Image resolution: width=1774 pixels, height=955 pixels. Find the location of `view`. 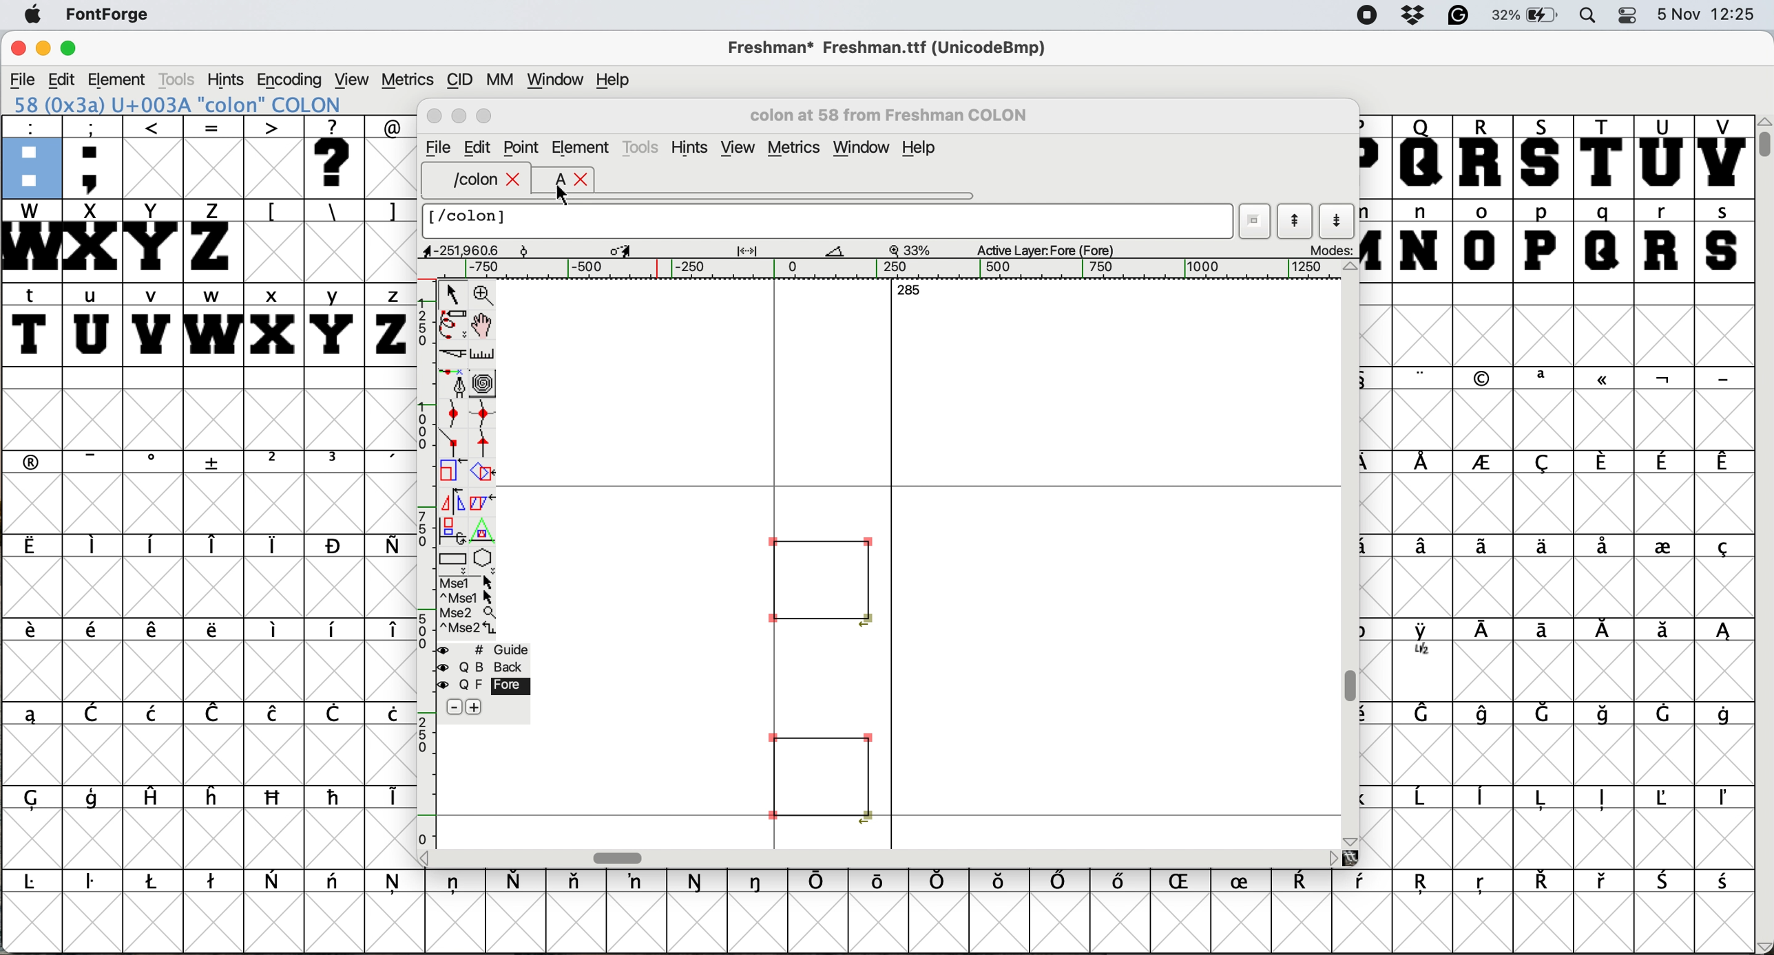

view is located at coordinates (738, 147).